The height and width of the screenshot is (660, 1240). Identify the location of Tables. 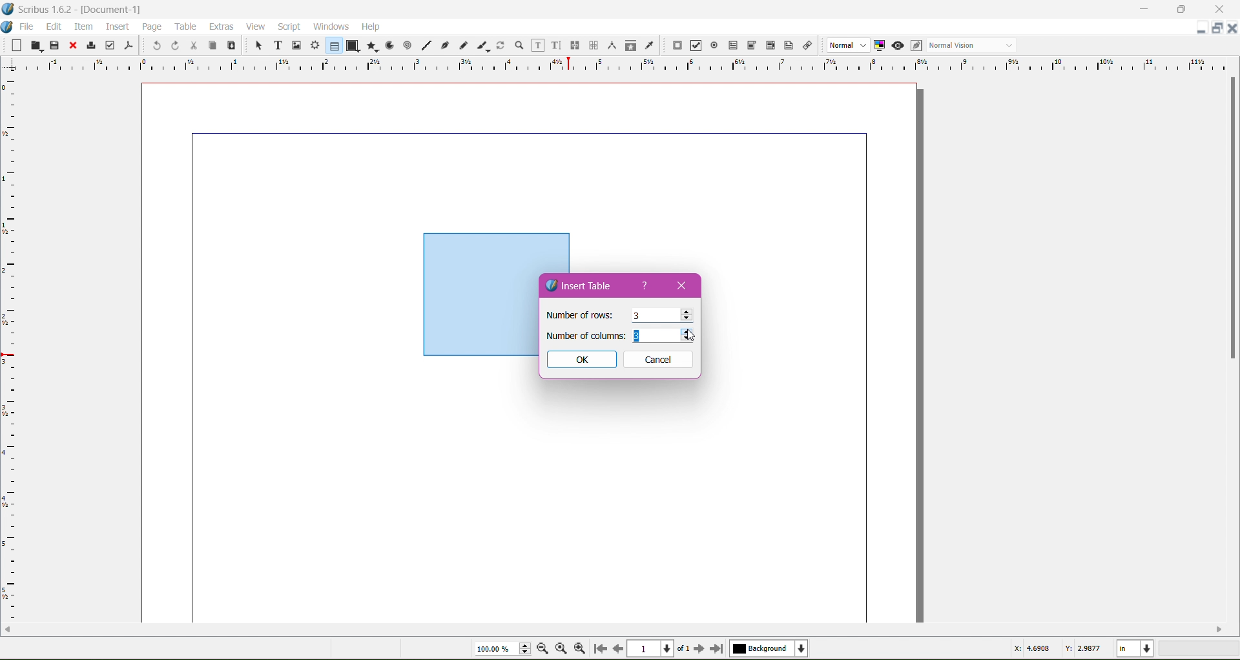
(333, 45).